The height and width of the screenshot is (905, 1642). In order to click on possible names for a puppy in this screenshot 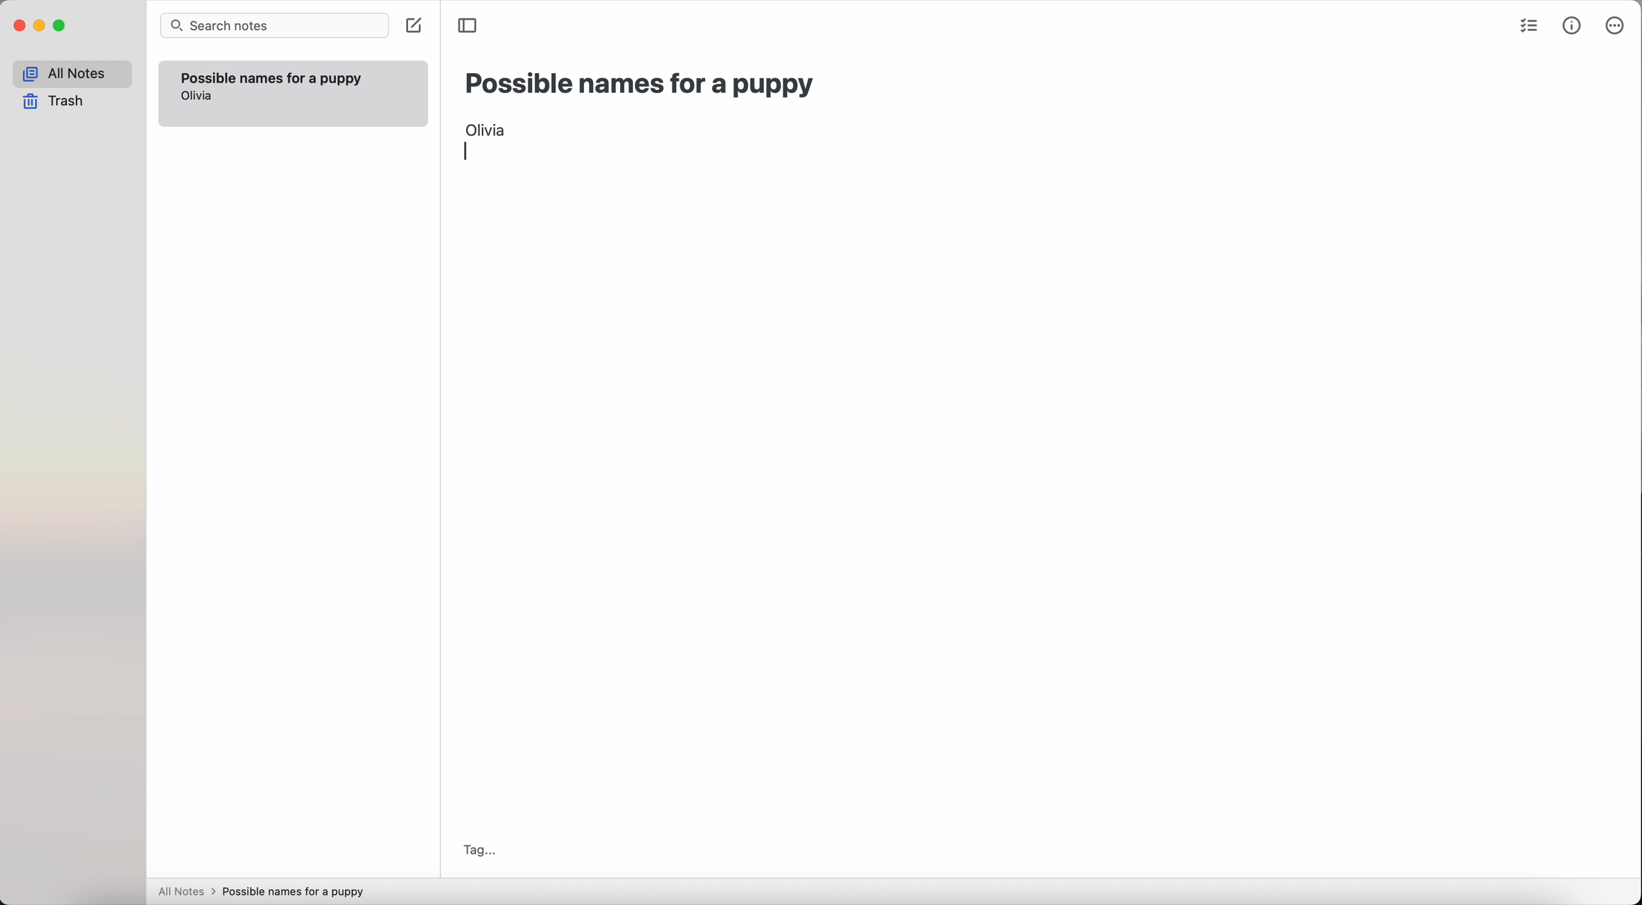, I will do `click(641, 84)`.